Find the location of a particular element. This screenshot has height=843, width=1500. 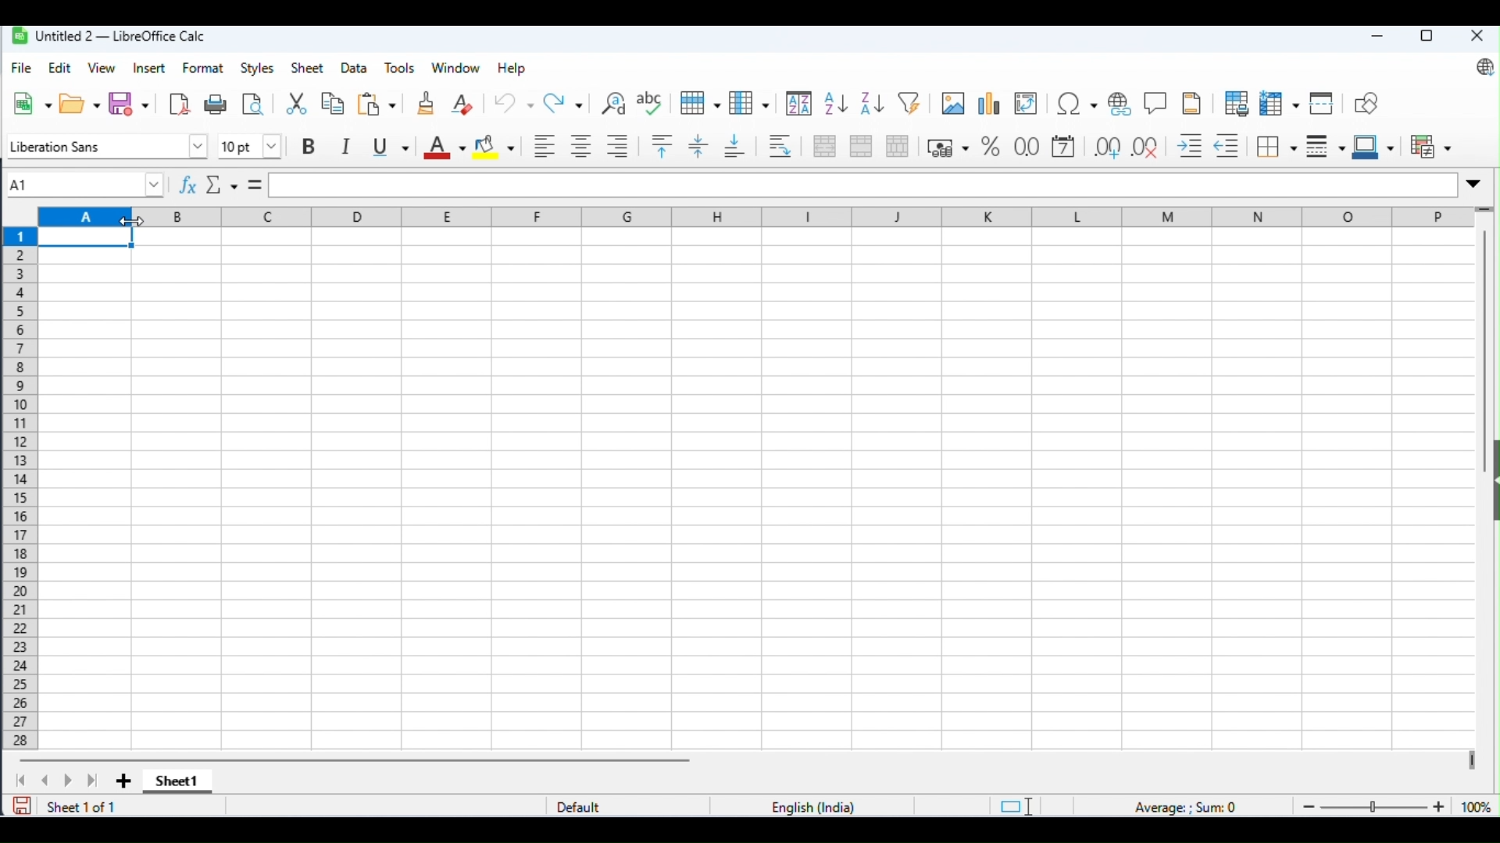

clear direct formatting is located at coordinates (464, 101).